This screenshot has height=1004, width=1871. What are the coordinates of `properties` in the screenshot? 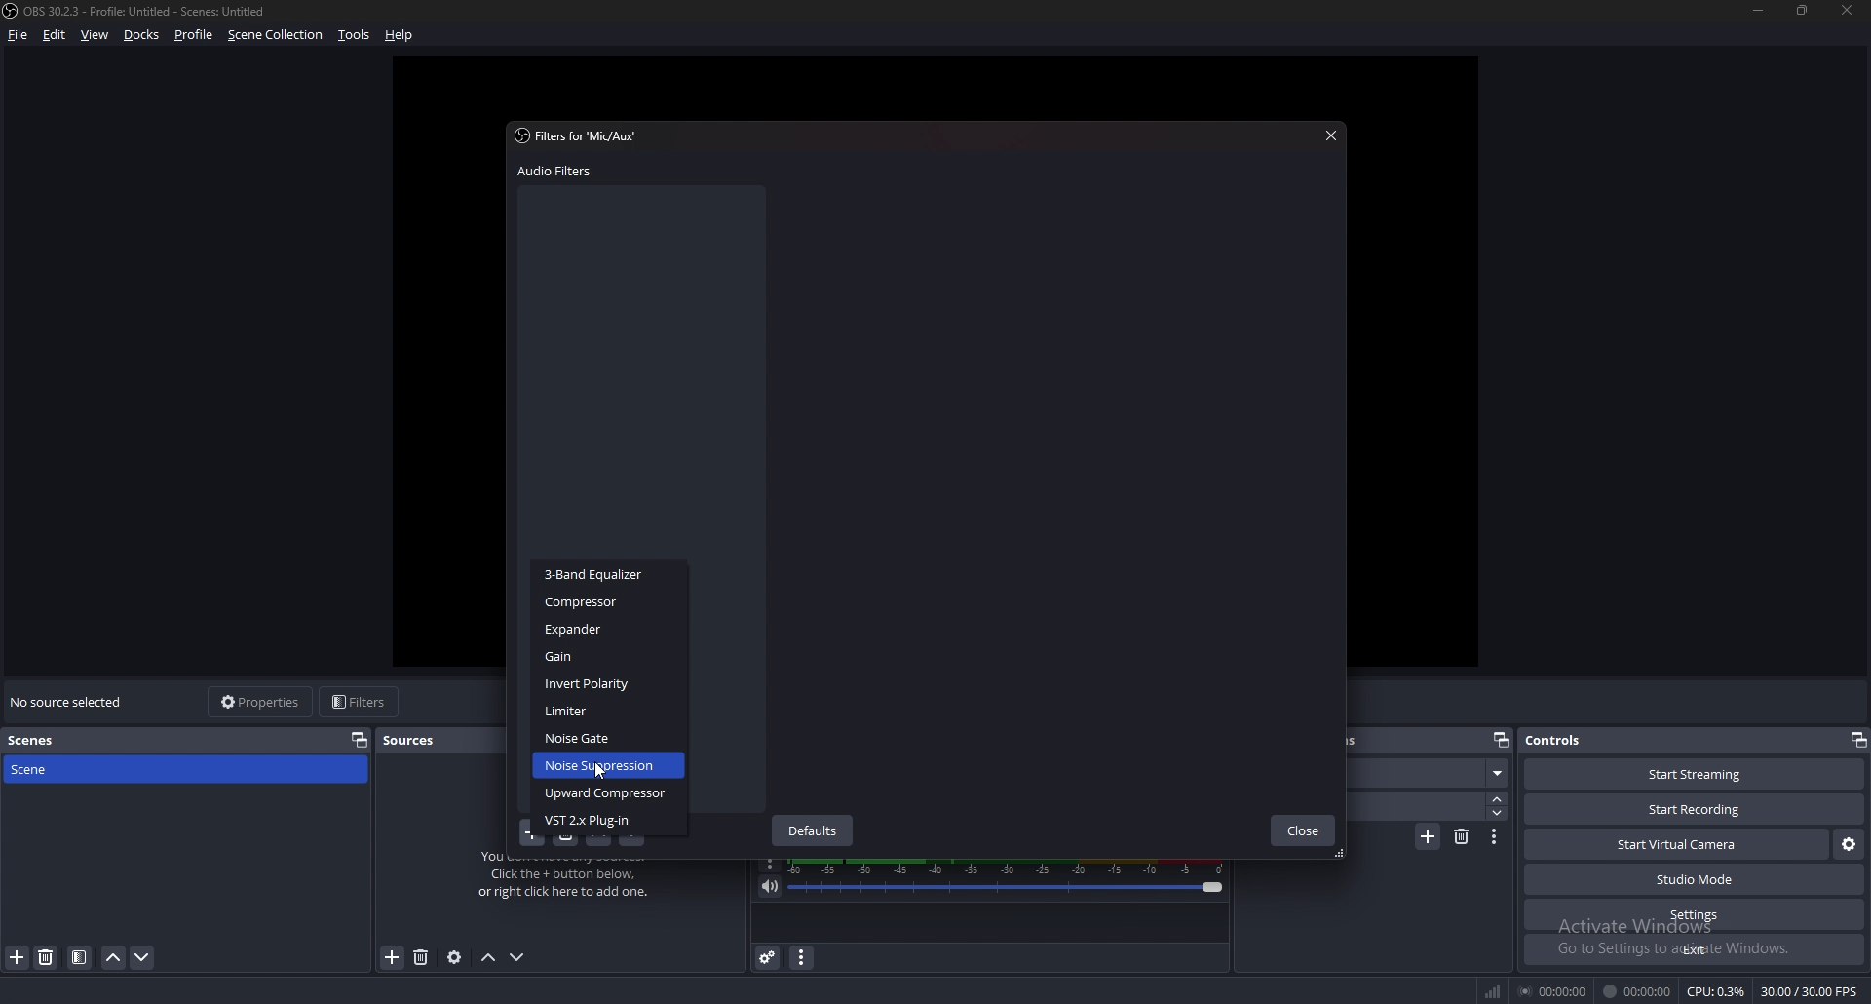 It's located at (360, 740).